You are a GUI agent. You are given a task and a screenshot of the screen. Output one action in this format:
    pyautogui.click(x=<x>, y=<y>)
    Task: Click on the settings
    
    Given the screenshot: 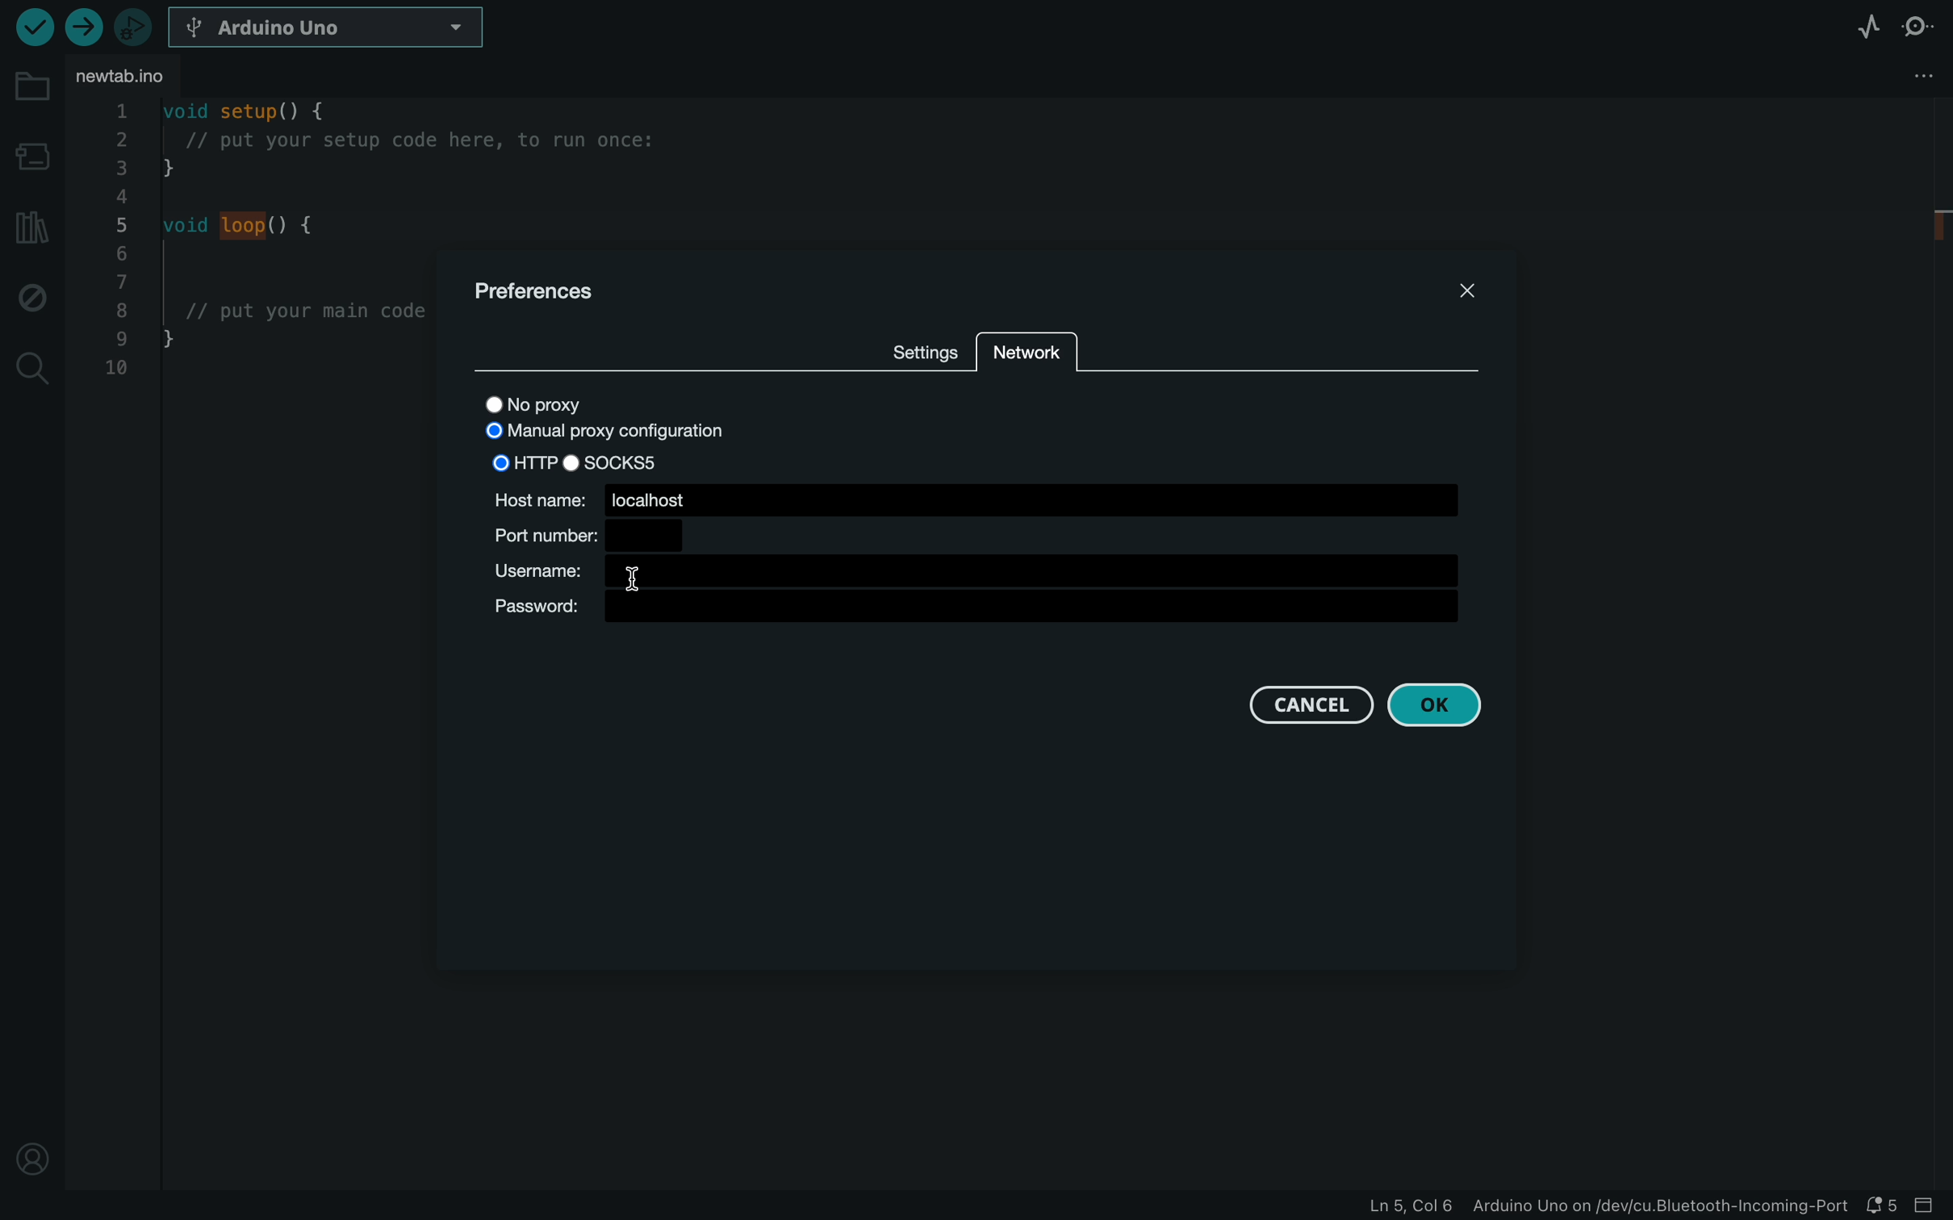 What is the action you would take?
    pyautogui.click(x=923, y=349)
    